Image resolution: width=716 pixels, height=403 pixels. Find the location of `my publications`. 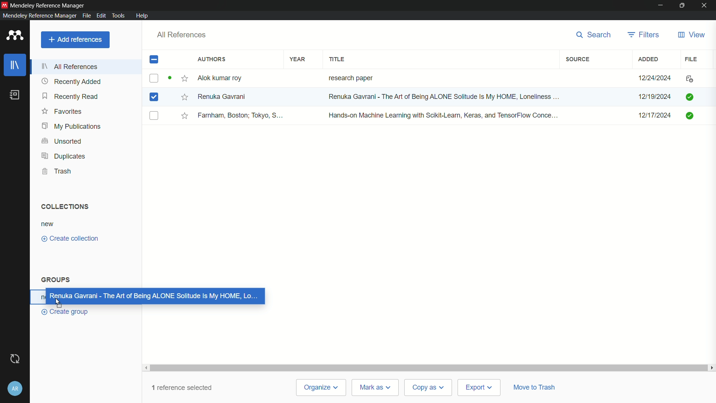

my publications is located at coordinates (72, 126).